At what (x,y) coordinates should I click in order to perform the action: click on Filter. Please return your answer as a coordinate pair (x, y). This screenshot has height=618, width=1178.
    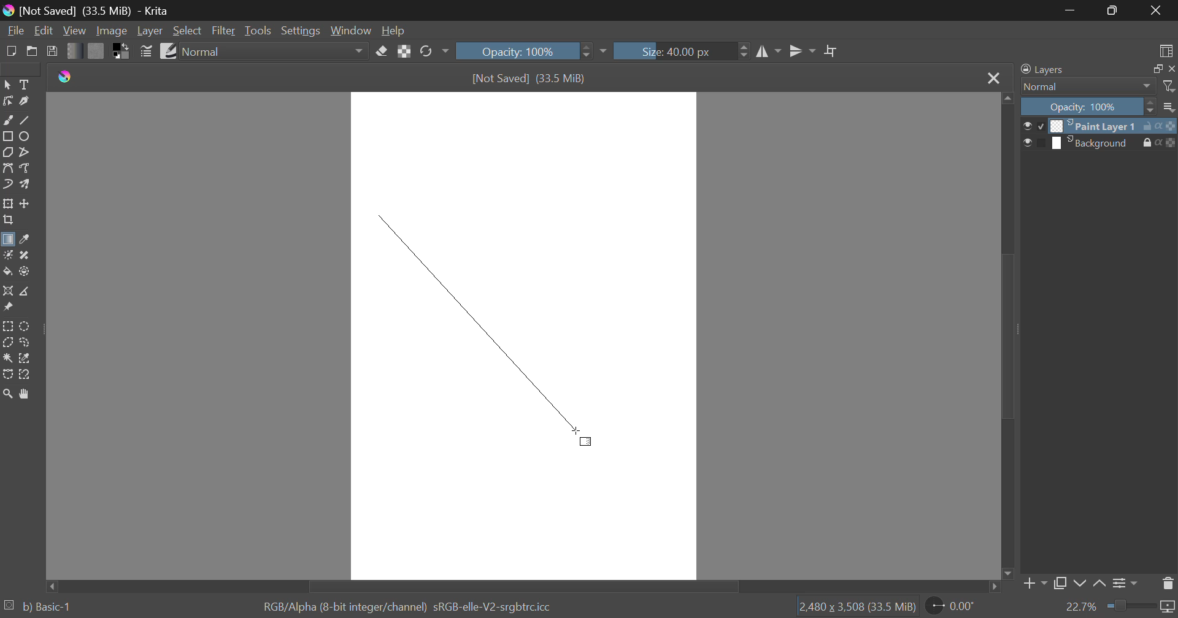
    Looking at the image, I should click on (225, 31).